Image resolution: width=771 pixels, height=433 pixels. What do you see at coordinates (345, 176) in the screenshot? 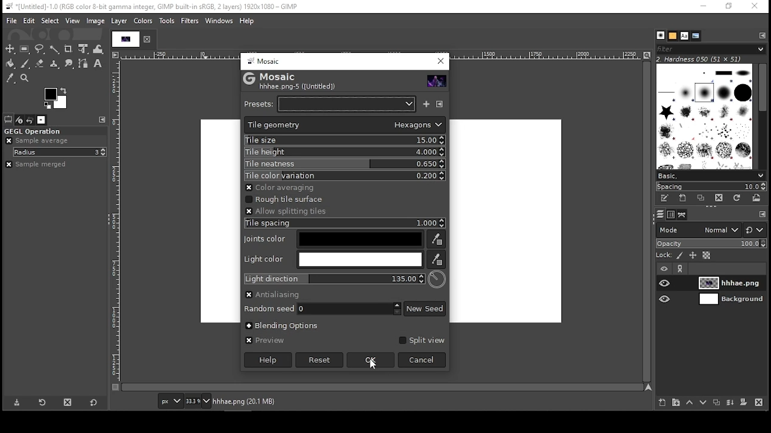
I see `tile color bvariation` at bounding box center [345, 176].